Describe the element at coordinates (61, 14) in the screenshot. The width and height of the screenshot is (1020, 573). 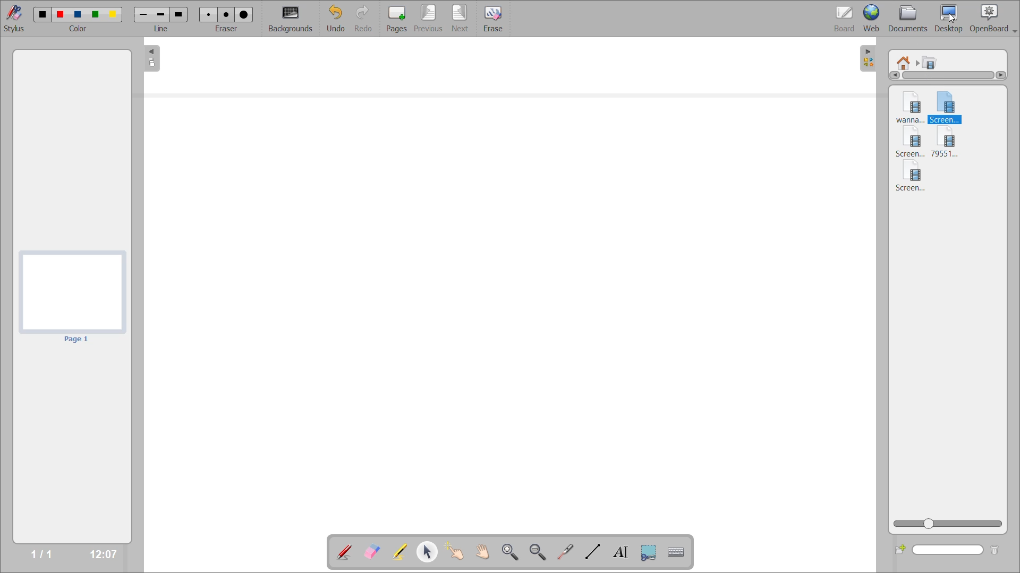
I see `color 2` at that location.